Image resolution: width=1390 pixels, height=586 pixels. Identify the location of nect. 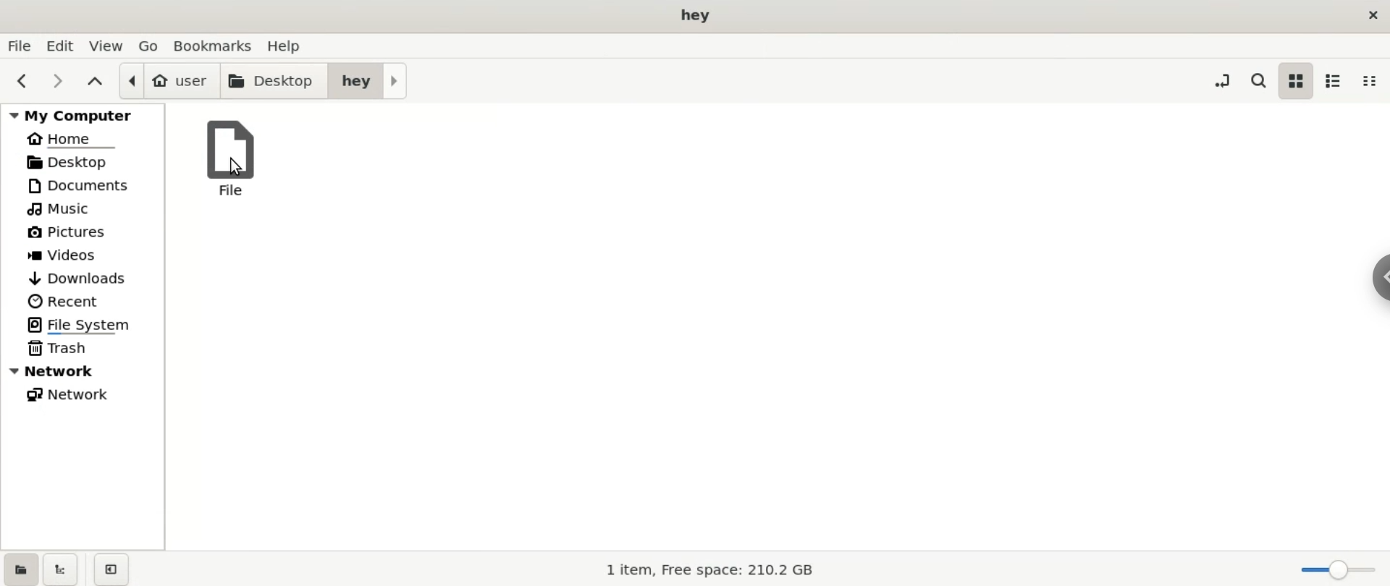
(59, 80).